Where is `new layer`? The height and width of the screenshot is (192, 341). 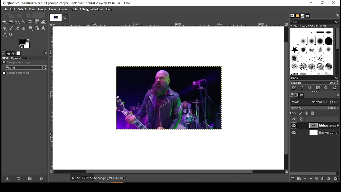
new layer is located at coordinates (292, 179).